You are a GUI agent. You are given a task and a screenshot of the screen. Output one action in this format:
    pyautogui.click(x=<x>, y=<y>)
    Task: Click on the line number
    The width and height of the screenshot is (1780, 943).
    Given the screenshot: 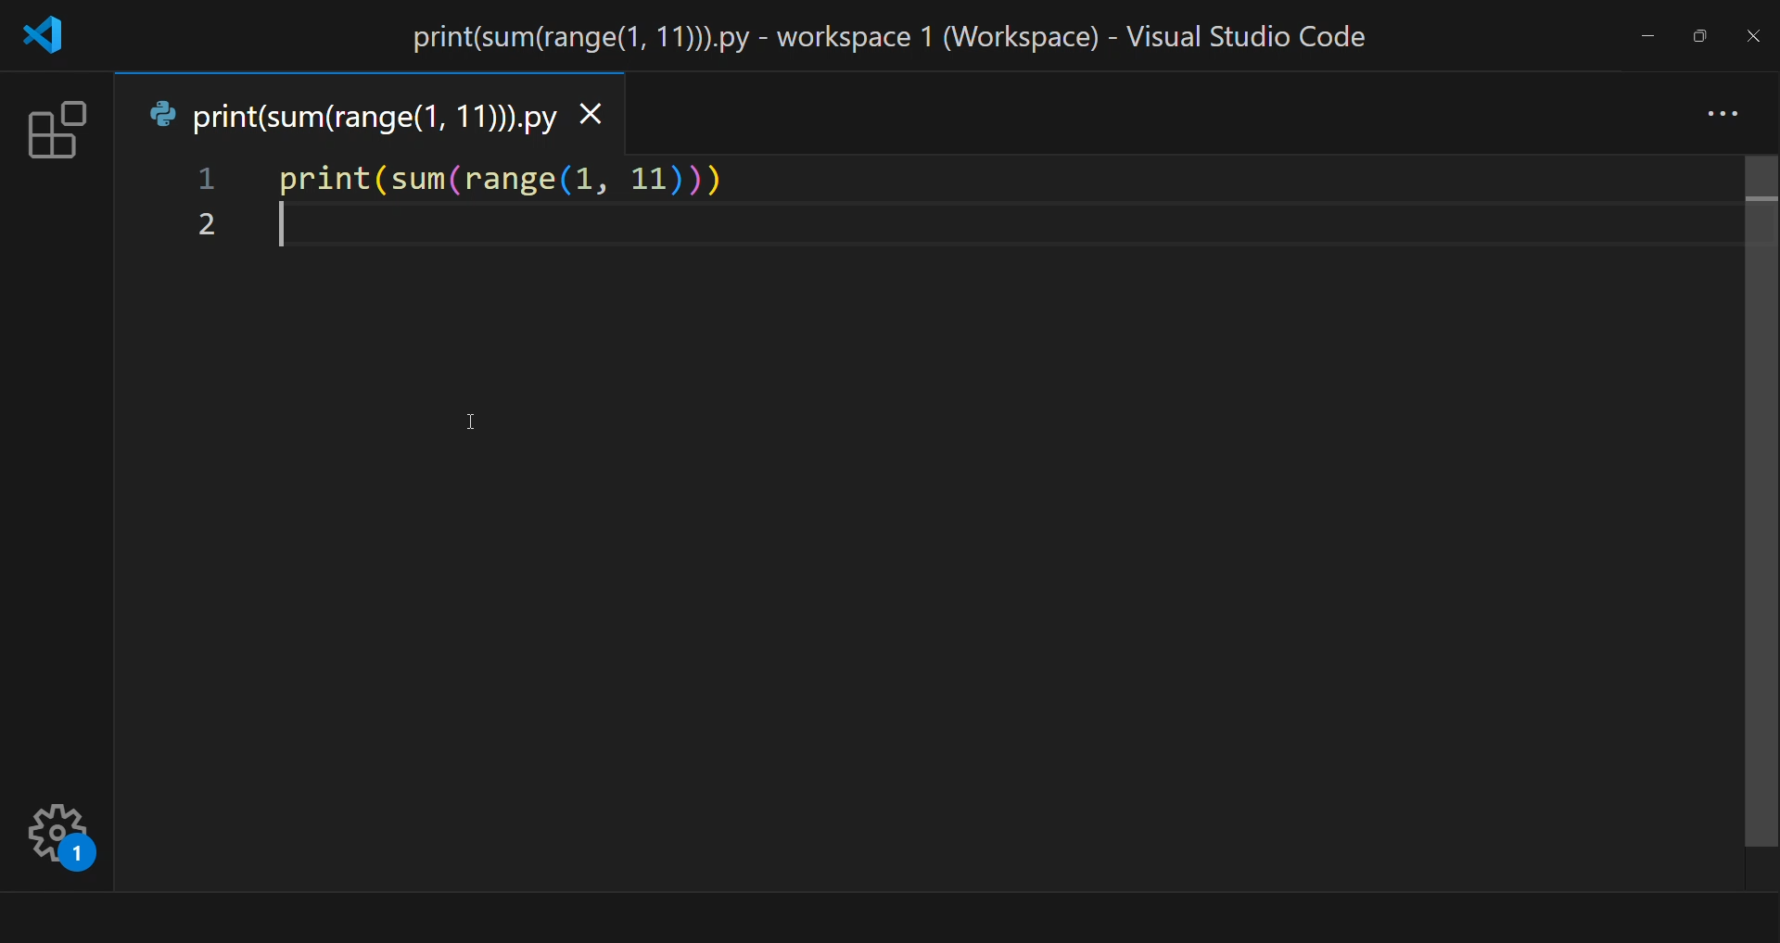 What is the action you would take?
    pyautogui.click(x=203, y=210)
    